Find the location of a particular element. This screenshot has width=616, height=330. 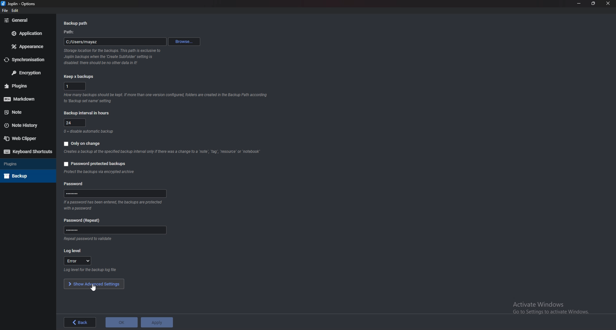

Browse is located at coordinates (184, 42).